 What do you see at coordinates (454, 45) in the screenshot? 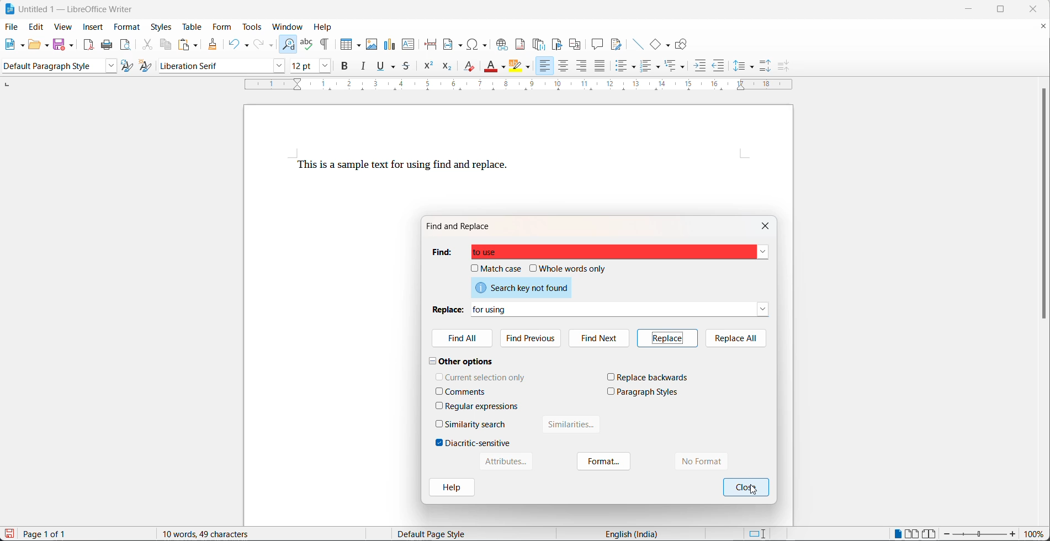
I see `insert field` at bounding box center [454, 45].